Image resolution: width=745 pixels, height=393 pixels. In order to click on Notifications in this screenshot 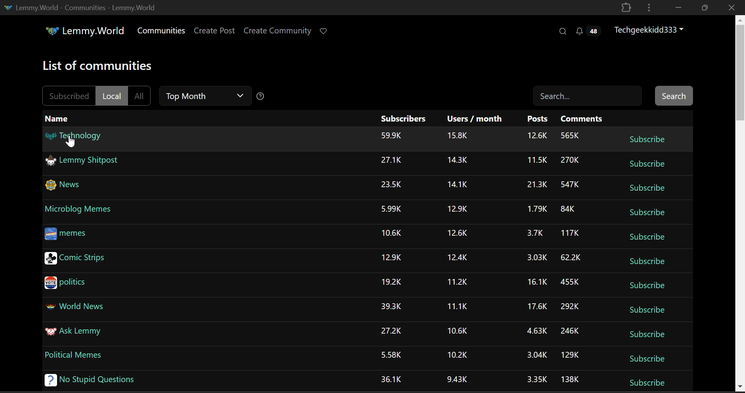, I will do `click(590, 30)`.